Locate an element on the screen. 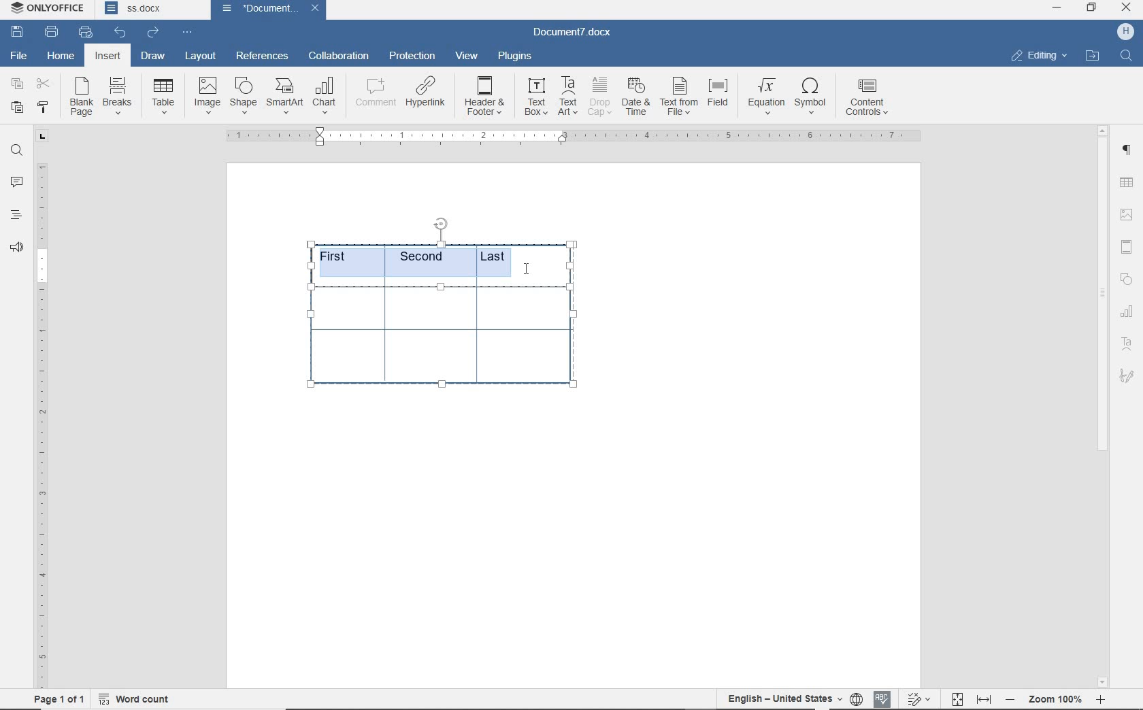 The image size is (1143, 710). home is located at coordinates (62, 57).